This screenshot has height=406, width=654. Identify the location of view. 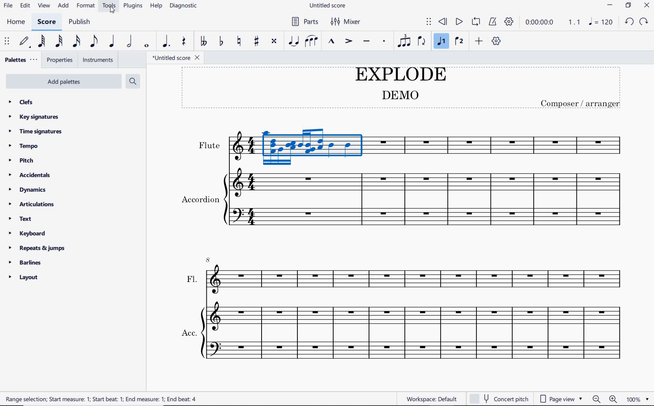
(42, 5).